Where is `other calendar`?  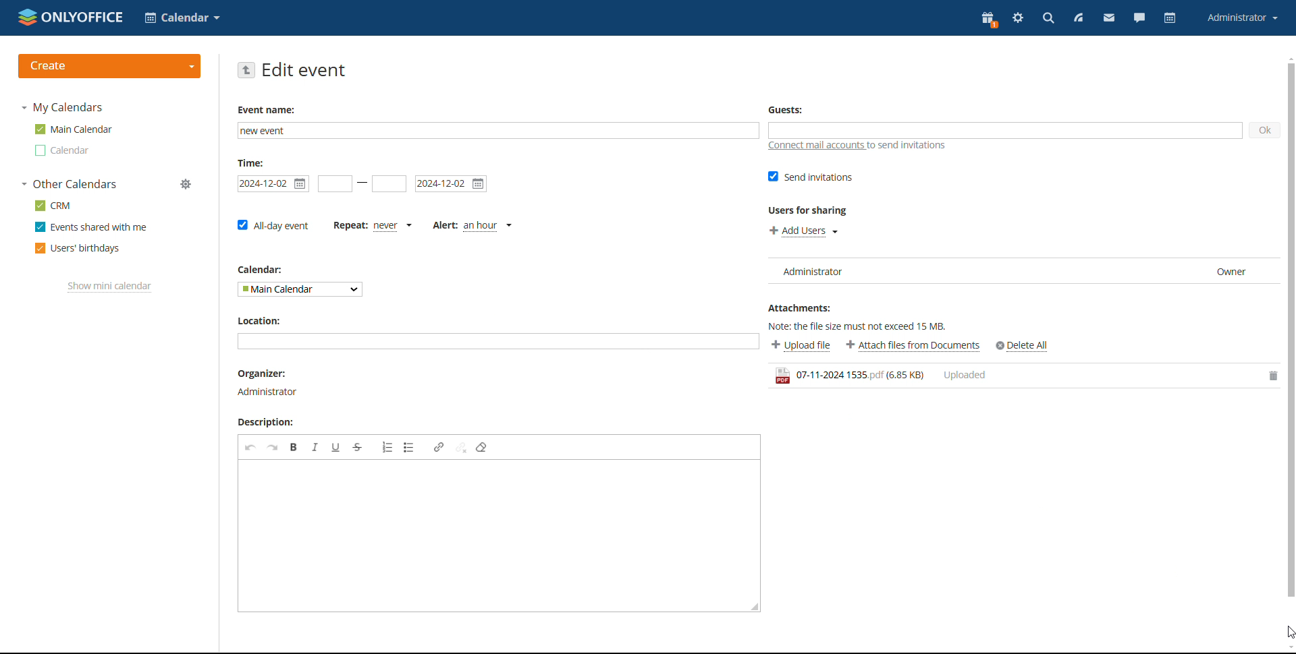
other calendar is located at coordinates (60, 150).